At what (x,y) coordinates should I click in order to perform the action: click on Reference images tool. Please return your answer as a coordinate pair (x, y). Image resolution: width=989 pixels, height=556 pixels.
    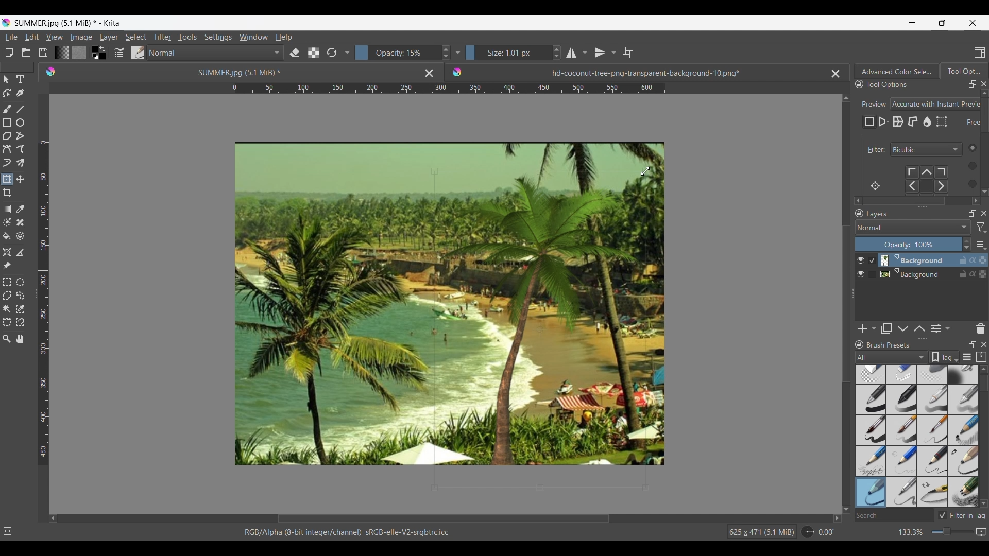
    Looking at the image, I should click on (7, 265).